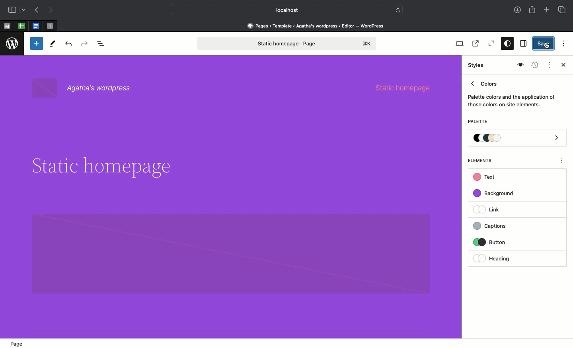  Describe the element at coordinates (533, 10) in the screenshot. I see `Share` at that location.